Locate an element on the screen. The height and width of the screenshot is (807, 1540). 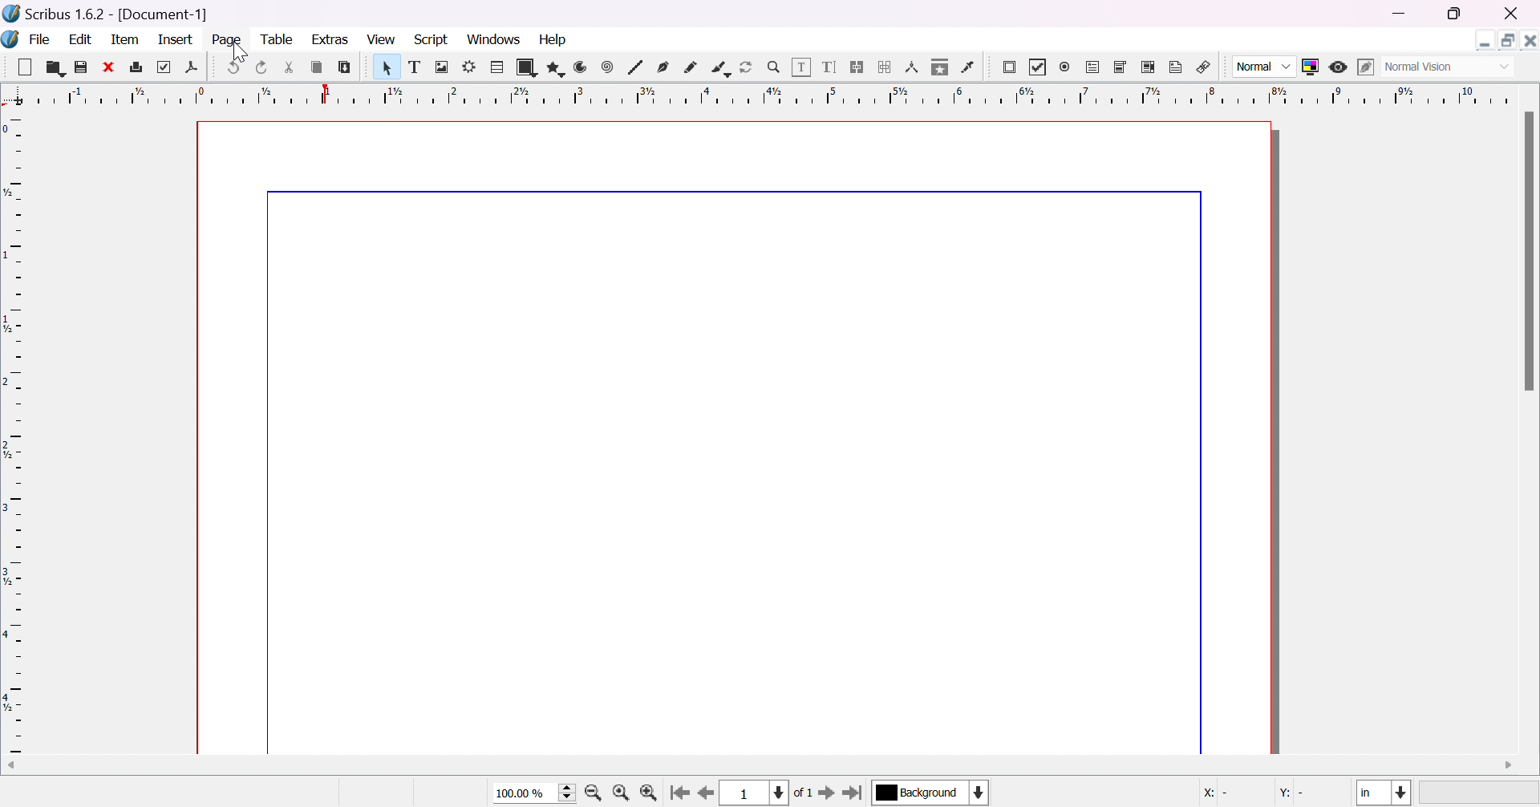
script is located at coordinates (431, 39).